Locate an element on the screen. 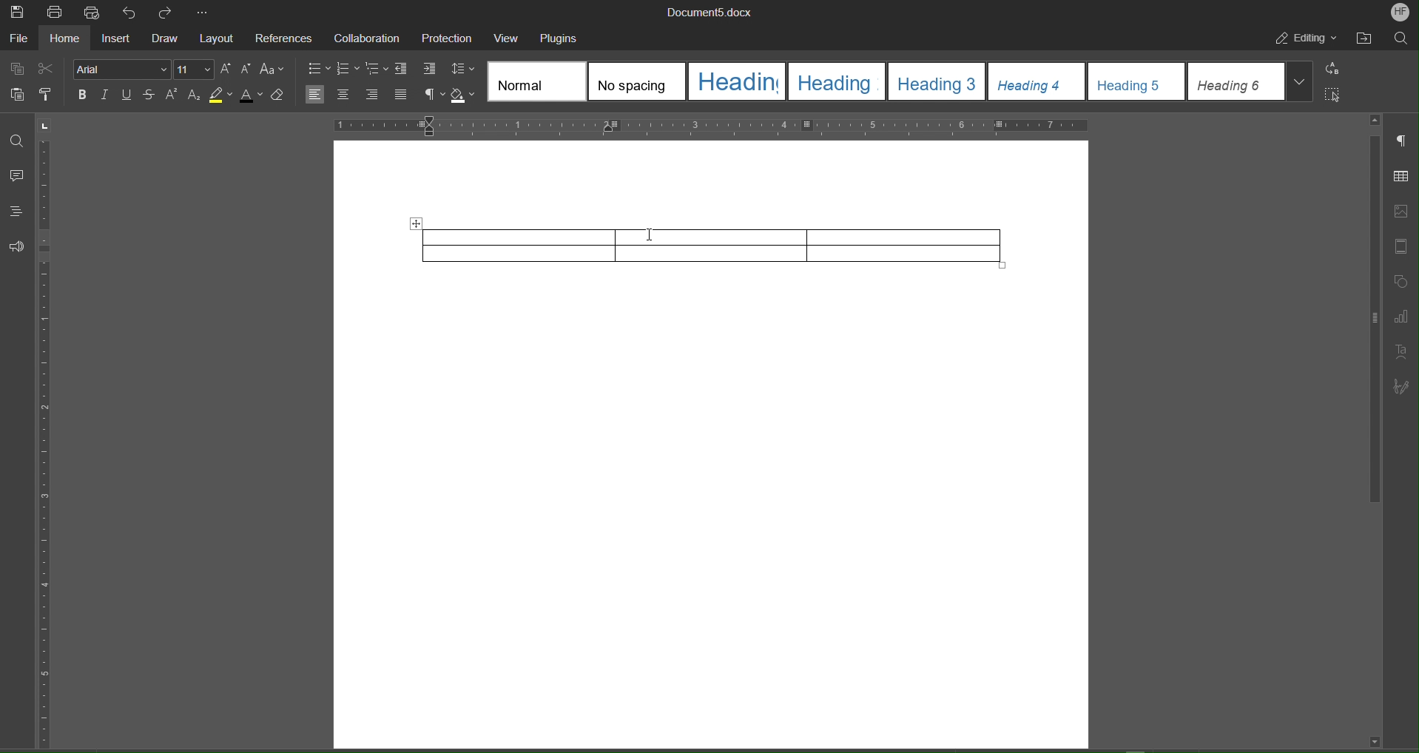 The height and width of the screenshot is (753, 1419). Paragraph Settings is located at coordinates (1403, 143).